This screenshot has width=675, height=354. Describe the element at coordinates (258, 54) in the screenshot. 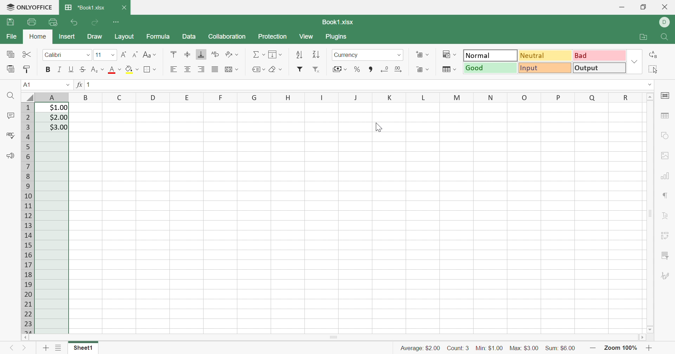

I see `Summation` at that location.